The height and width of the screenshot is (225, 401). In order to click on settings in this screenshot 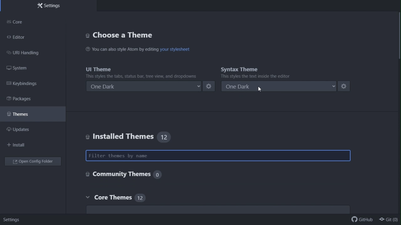, I will do `click(14, 220)`.